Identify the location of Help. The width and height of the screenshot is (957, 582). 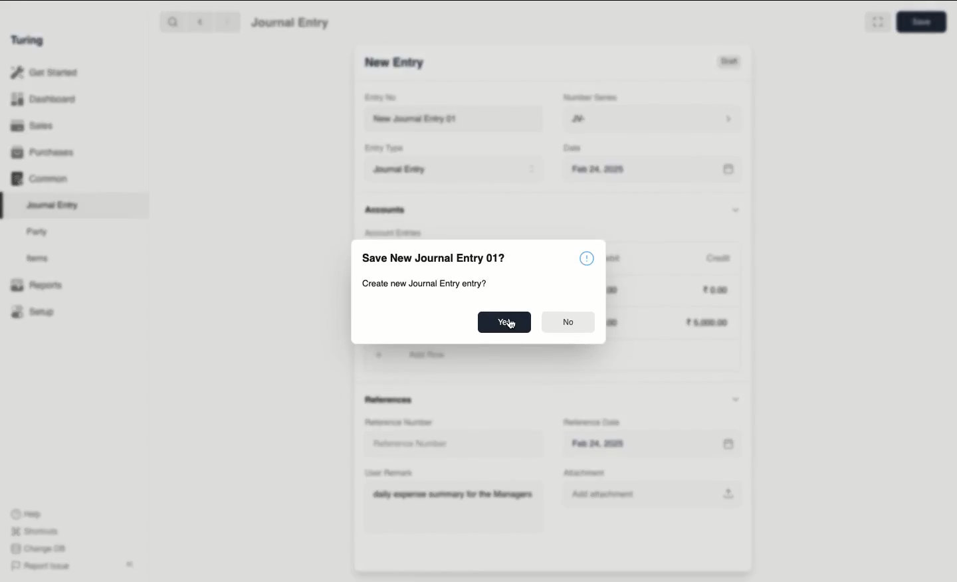
(27, 514).